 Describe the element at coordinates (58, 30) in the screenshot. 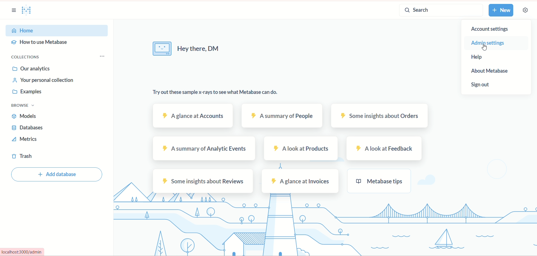

I see `home` at that location.